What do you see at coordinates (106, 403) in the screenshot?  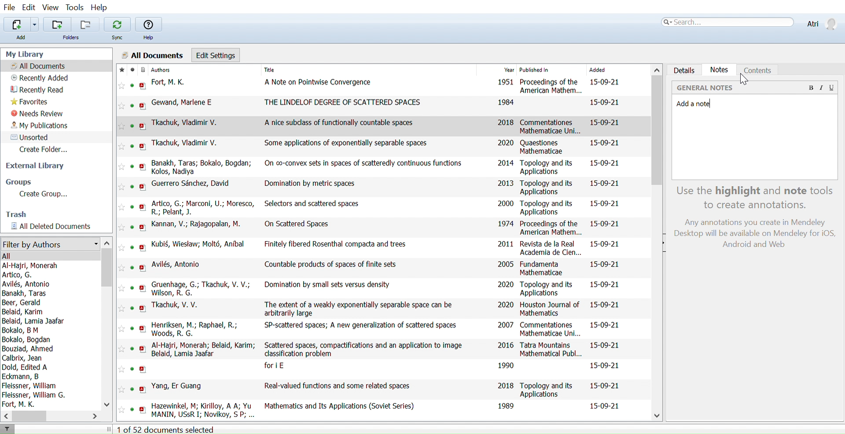 I see `Move down in filter by authors` at bounding box center [106, 403].